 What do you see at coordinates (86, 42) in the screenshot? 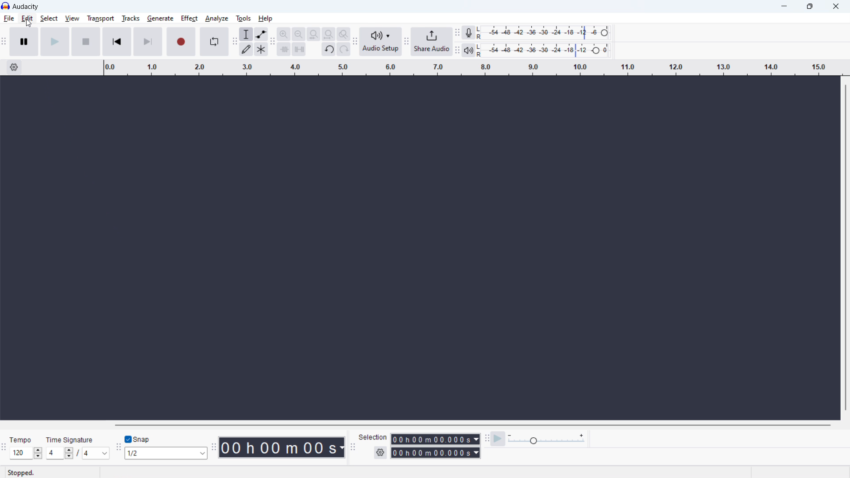
I see `stop` at bounding box center [86, 42].